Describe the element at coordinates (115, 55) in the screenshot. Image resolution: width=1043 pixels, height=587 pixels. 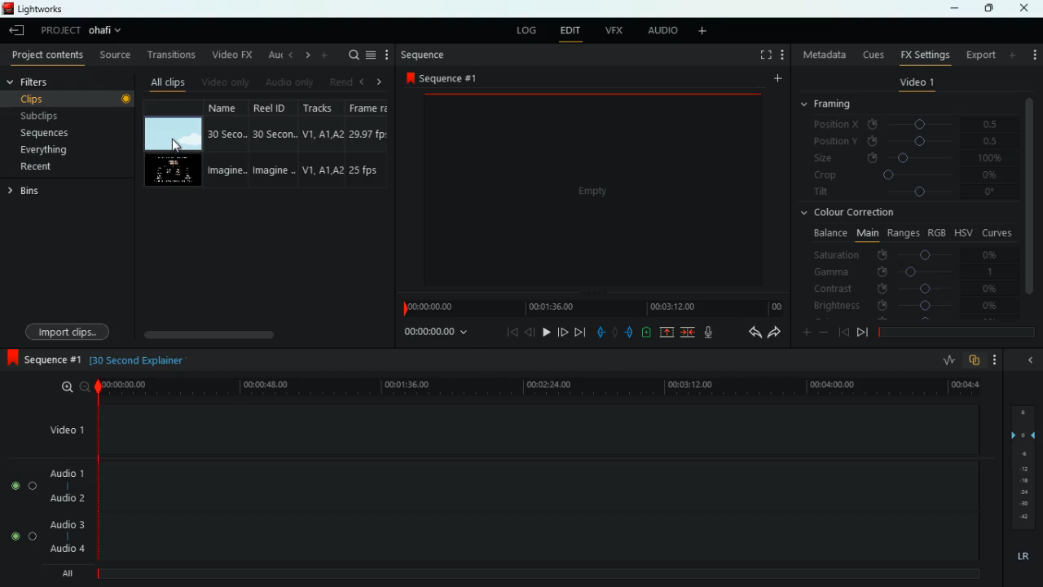
I see `source` at that location.